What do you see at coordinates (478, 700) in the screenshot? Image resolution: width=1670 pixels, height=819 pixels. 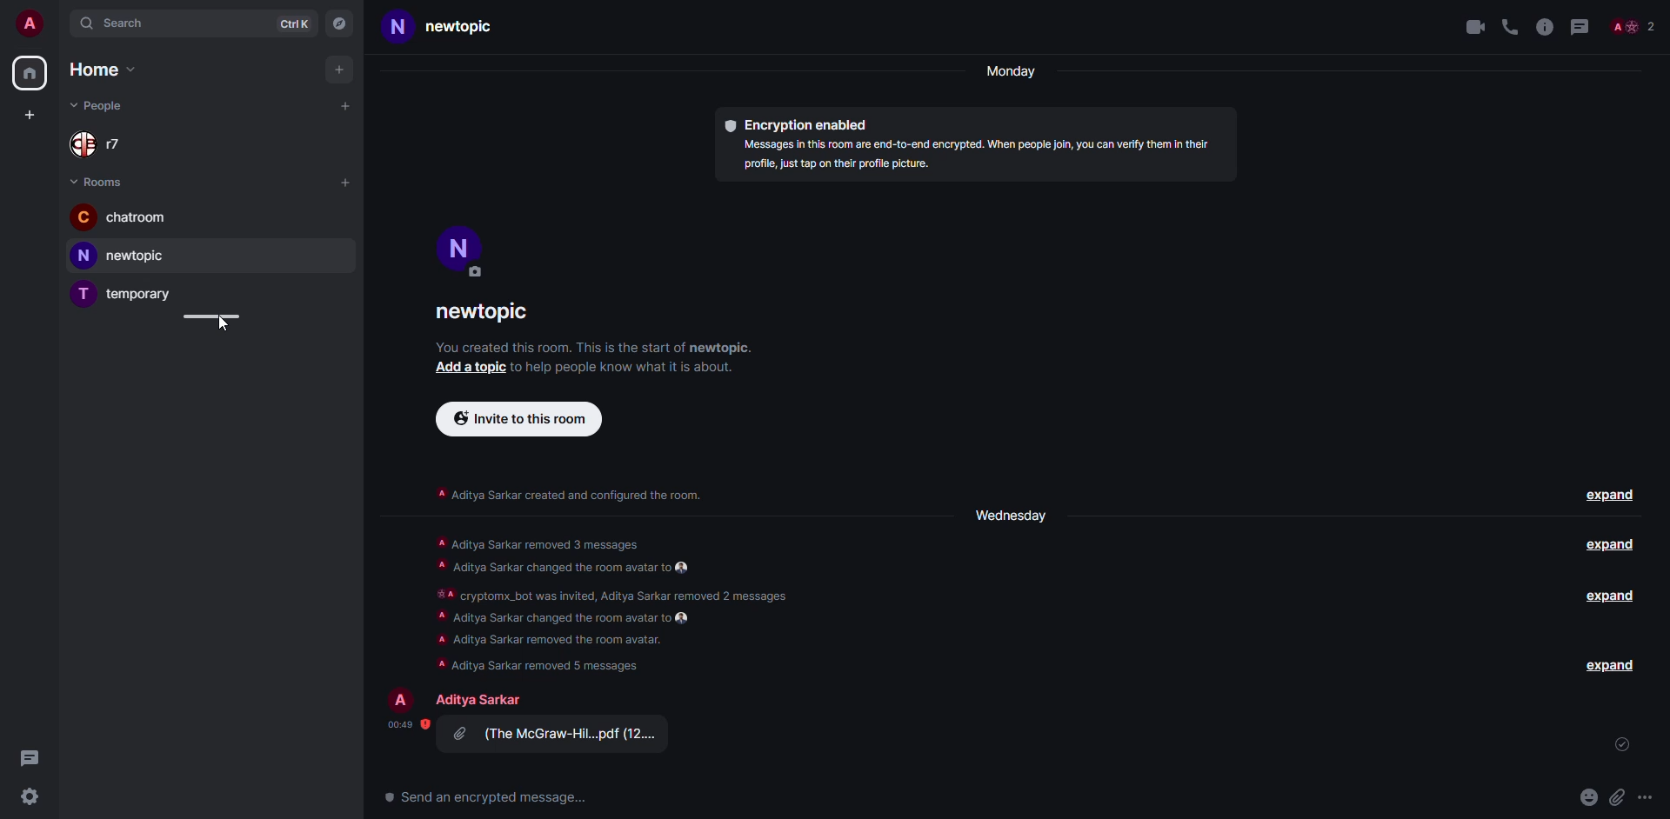 I see `Aditya sarkar` at bounding box center [478, 700].